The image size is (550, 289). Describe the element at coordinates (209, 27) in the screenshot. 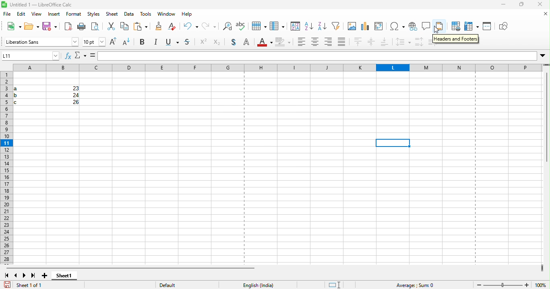

I see `find and replace` at that location.